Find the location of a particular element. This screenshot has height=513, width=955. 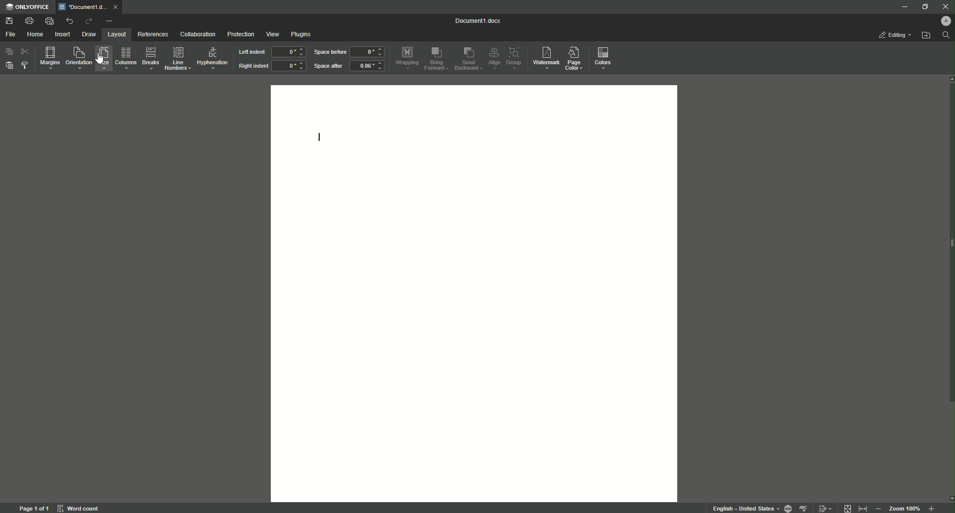

Watermark is located at coordinates (546, 57).